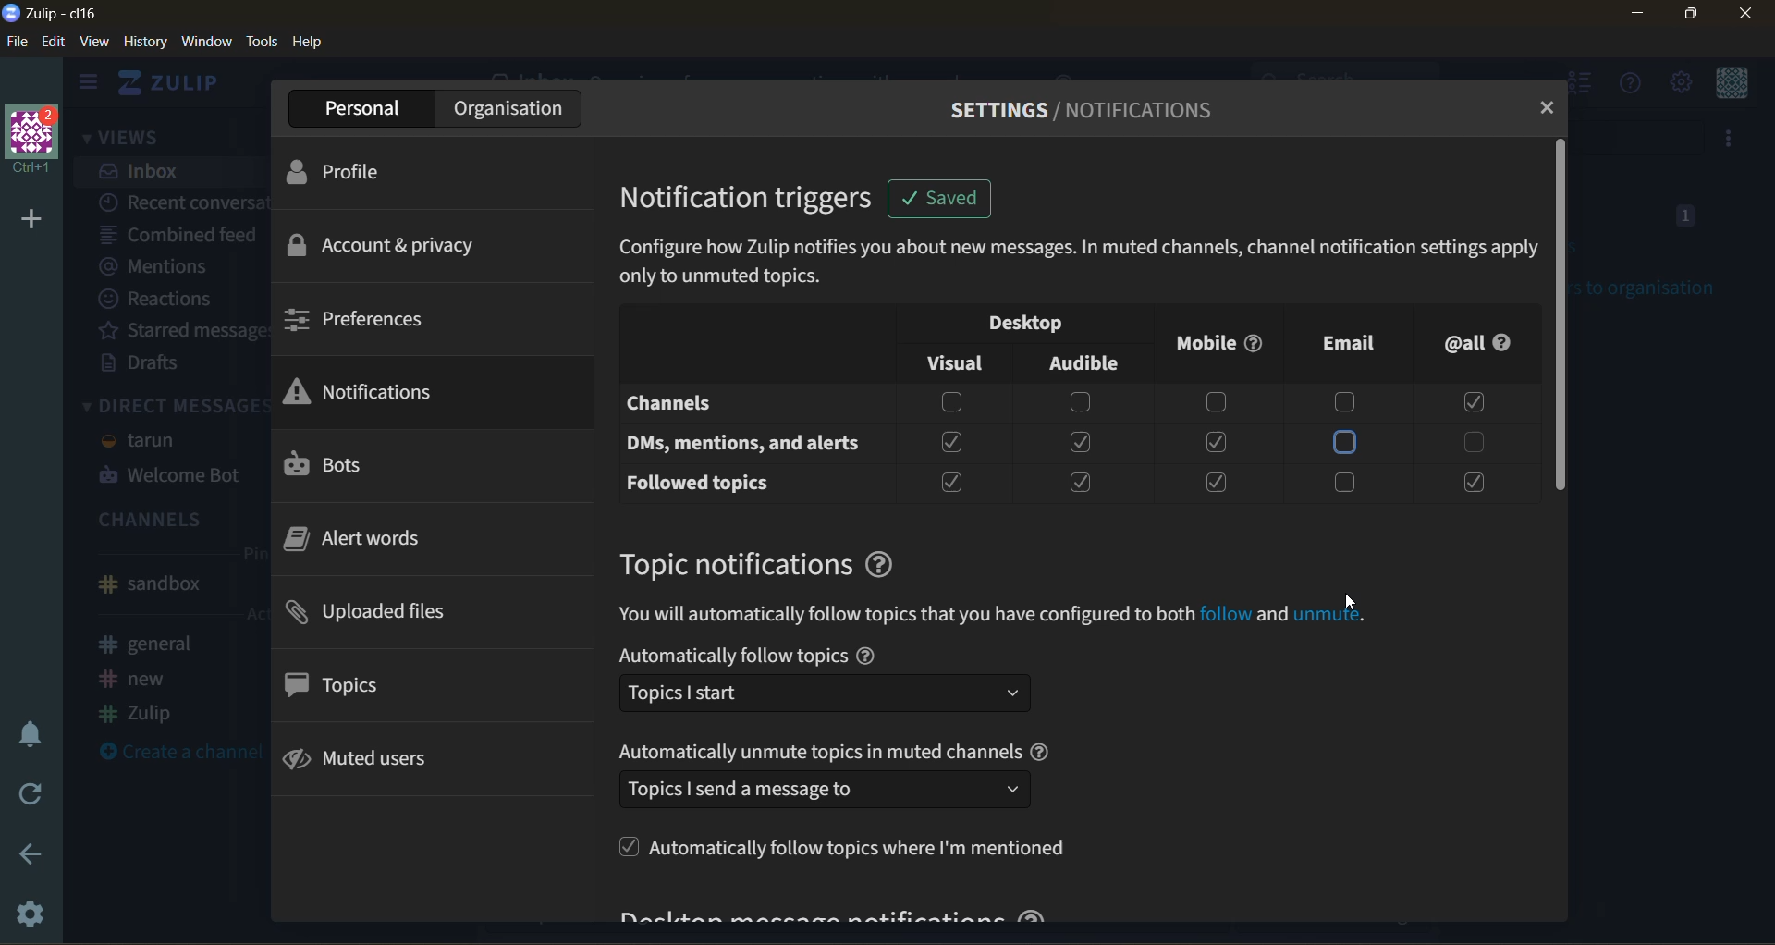 Image resolution: width=1775 pixels, height=945 pixels. I want to click on personal menu, so click(1735, 84).